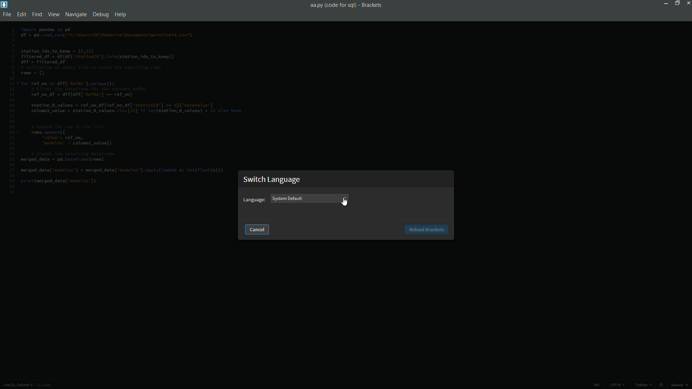  What do you see at coordinates (676, 3) in the screenshot?
I see `maximize` at bounding box center [676, 3].